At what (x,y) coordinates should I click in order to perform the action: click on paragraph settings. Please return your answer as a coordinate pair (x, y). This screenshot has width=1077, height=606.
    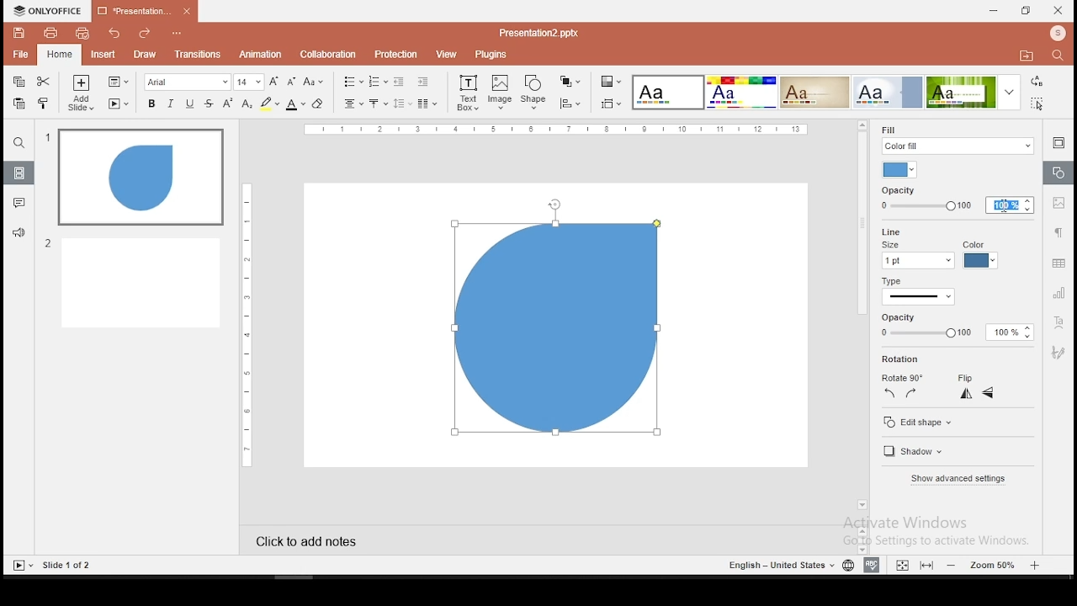
    Looking at the image, I should click on (1058, 232).